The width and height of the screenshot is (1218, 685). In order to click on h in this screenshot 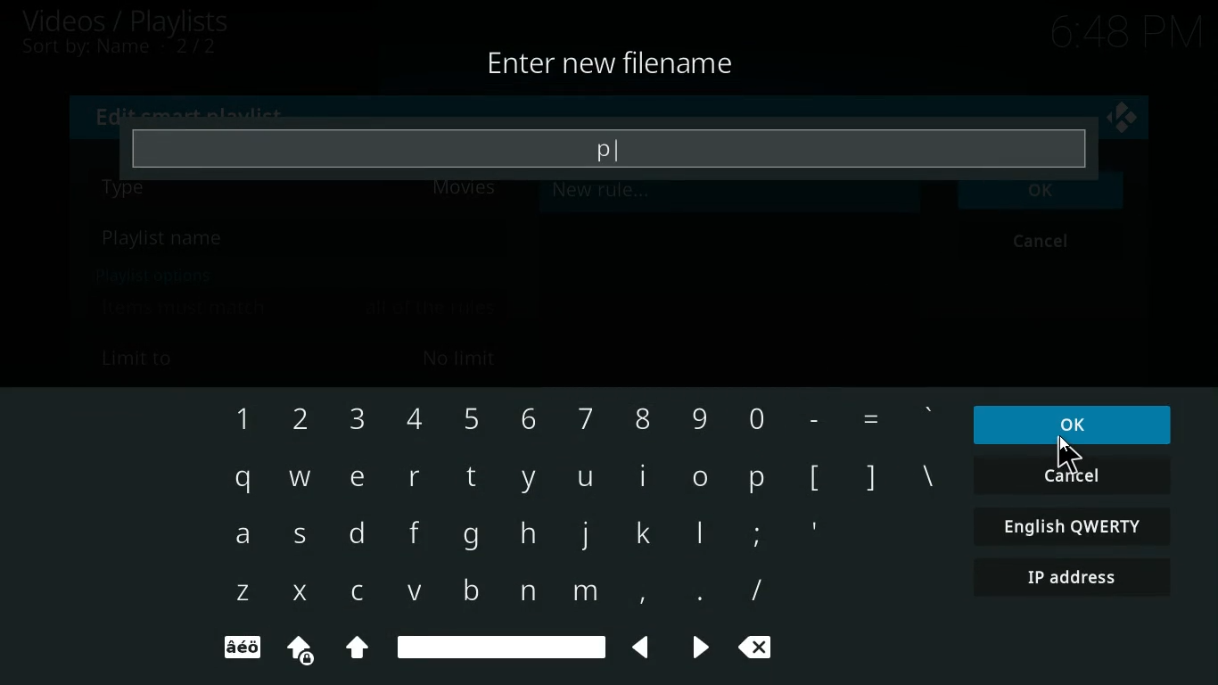, I will do `click(527, 535)`.